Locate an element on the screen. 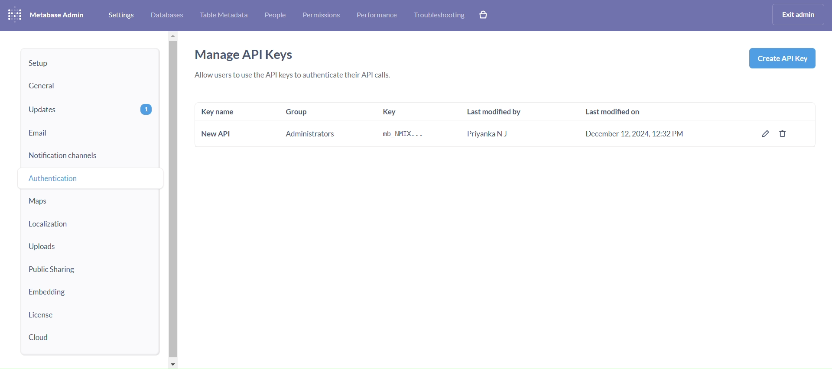 Image resolution: width=832 pixels, height=369 pixels. edit is located at coordinates (765, 134).